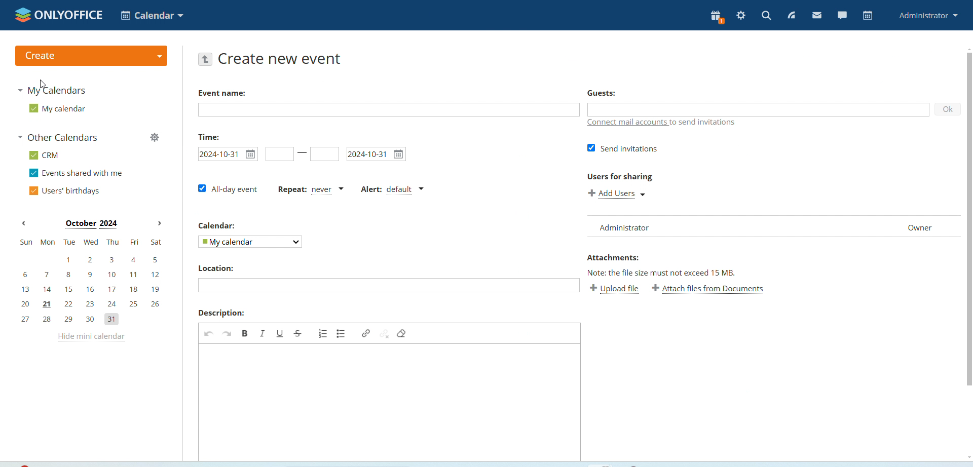 The height and width of the screenshot is (467, 973). Describe the element at coordinates (94, 223) in the screenshot. I see `October 2024` at that location.